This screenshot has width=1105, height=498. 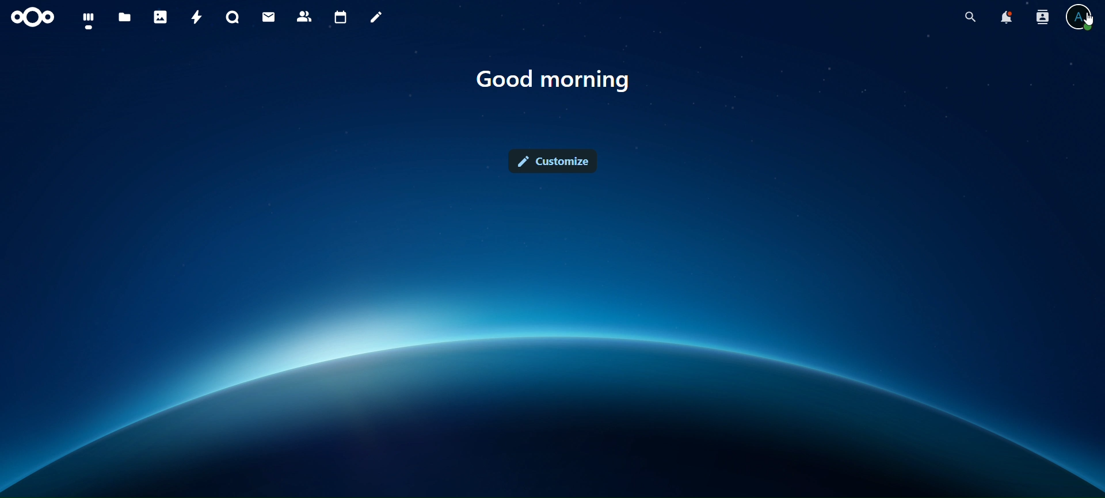 What do you see at coordinates (124, 18) in the screenshot?
I see `files` at bounding box center [124, 18].